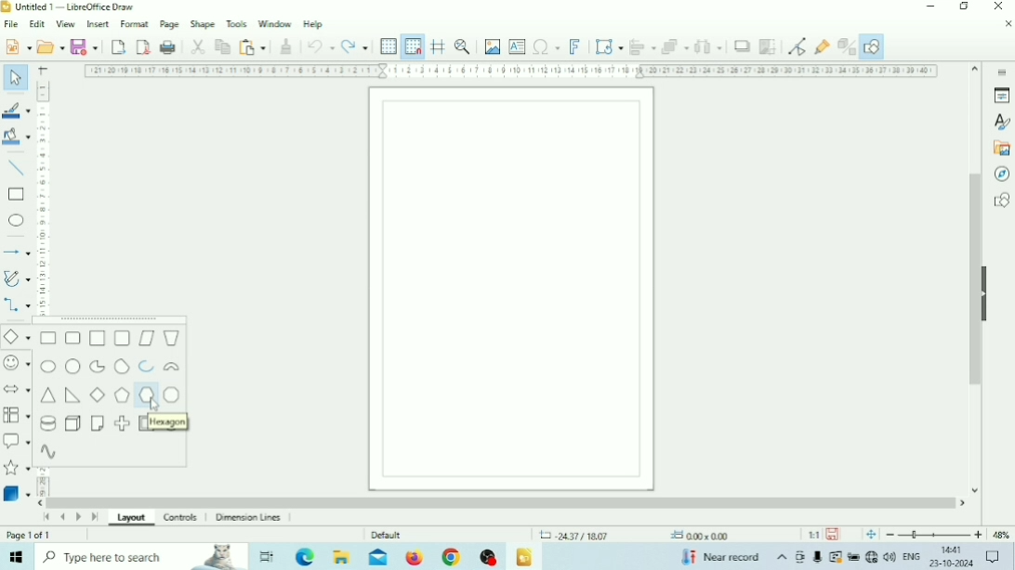  Describe the element at coordinates (822, 47) in the screenshot. I see `Show Gluepoint Functions` at that location.